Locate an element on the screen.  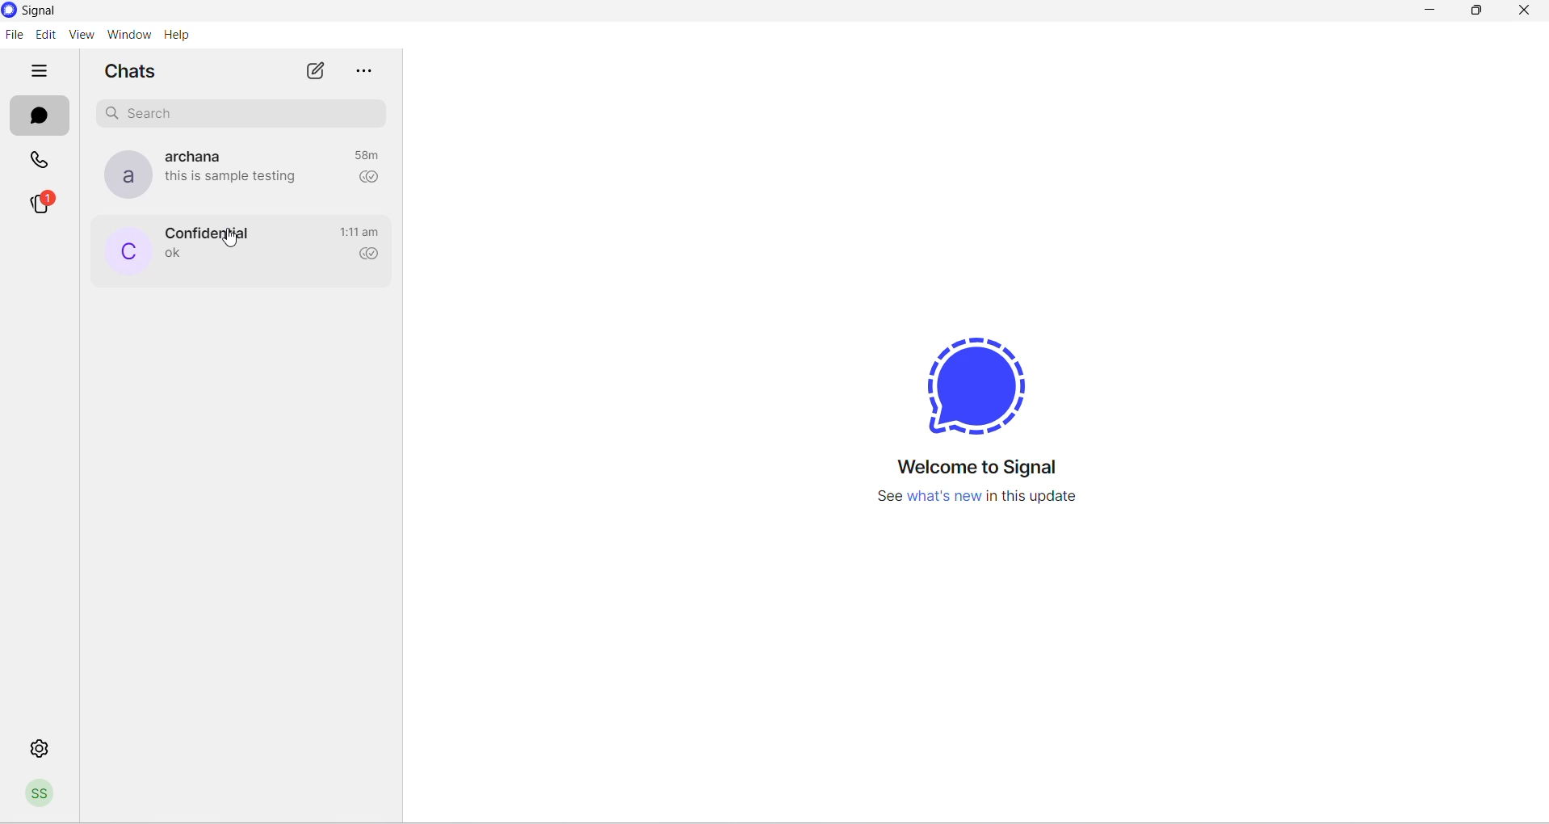
read recipient is located at coordinates (366, 179).